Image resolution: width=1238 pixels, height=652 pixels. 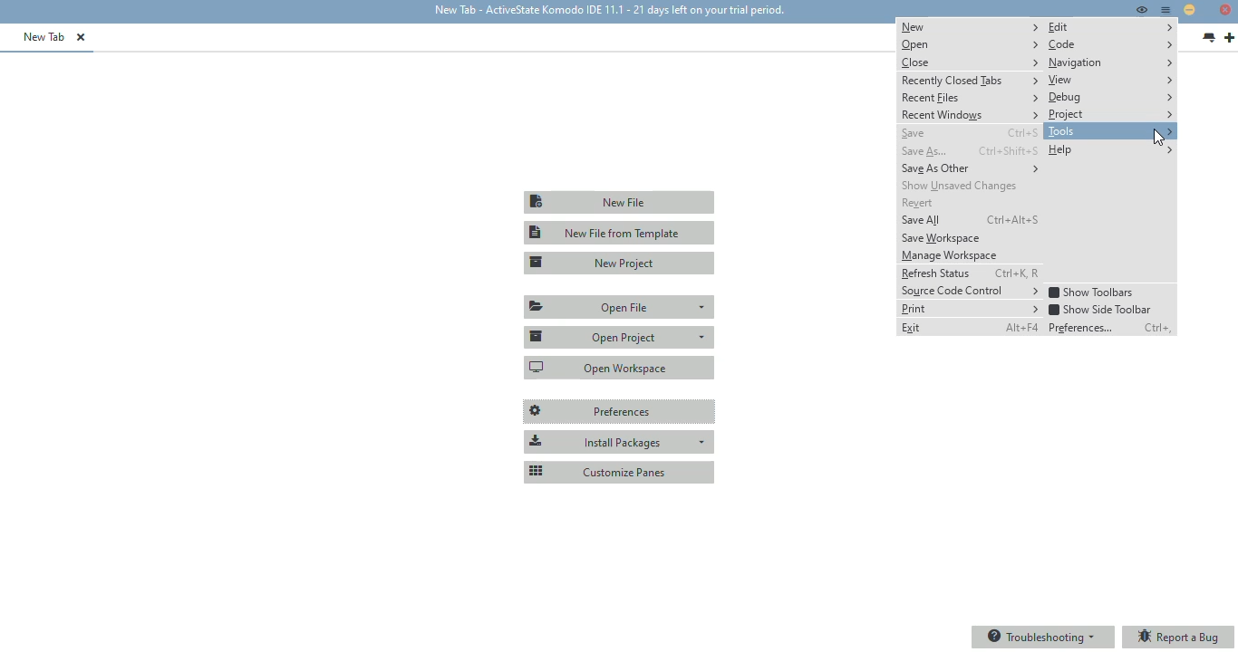 What do you see at coordinates (618, 202) in the screenshot?
I see `new file` at bounding box center [618, 202].